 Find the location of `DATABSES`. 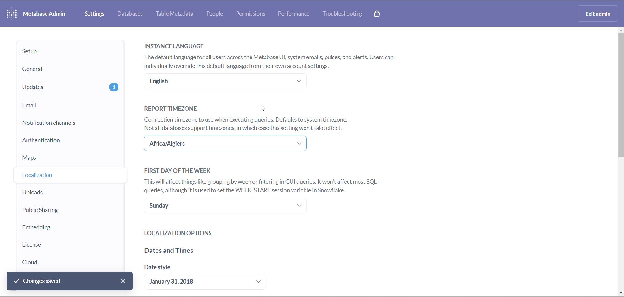

DATABSES is located at coordinates (131, 14).